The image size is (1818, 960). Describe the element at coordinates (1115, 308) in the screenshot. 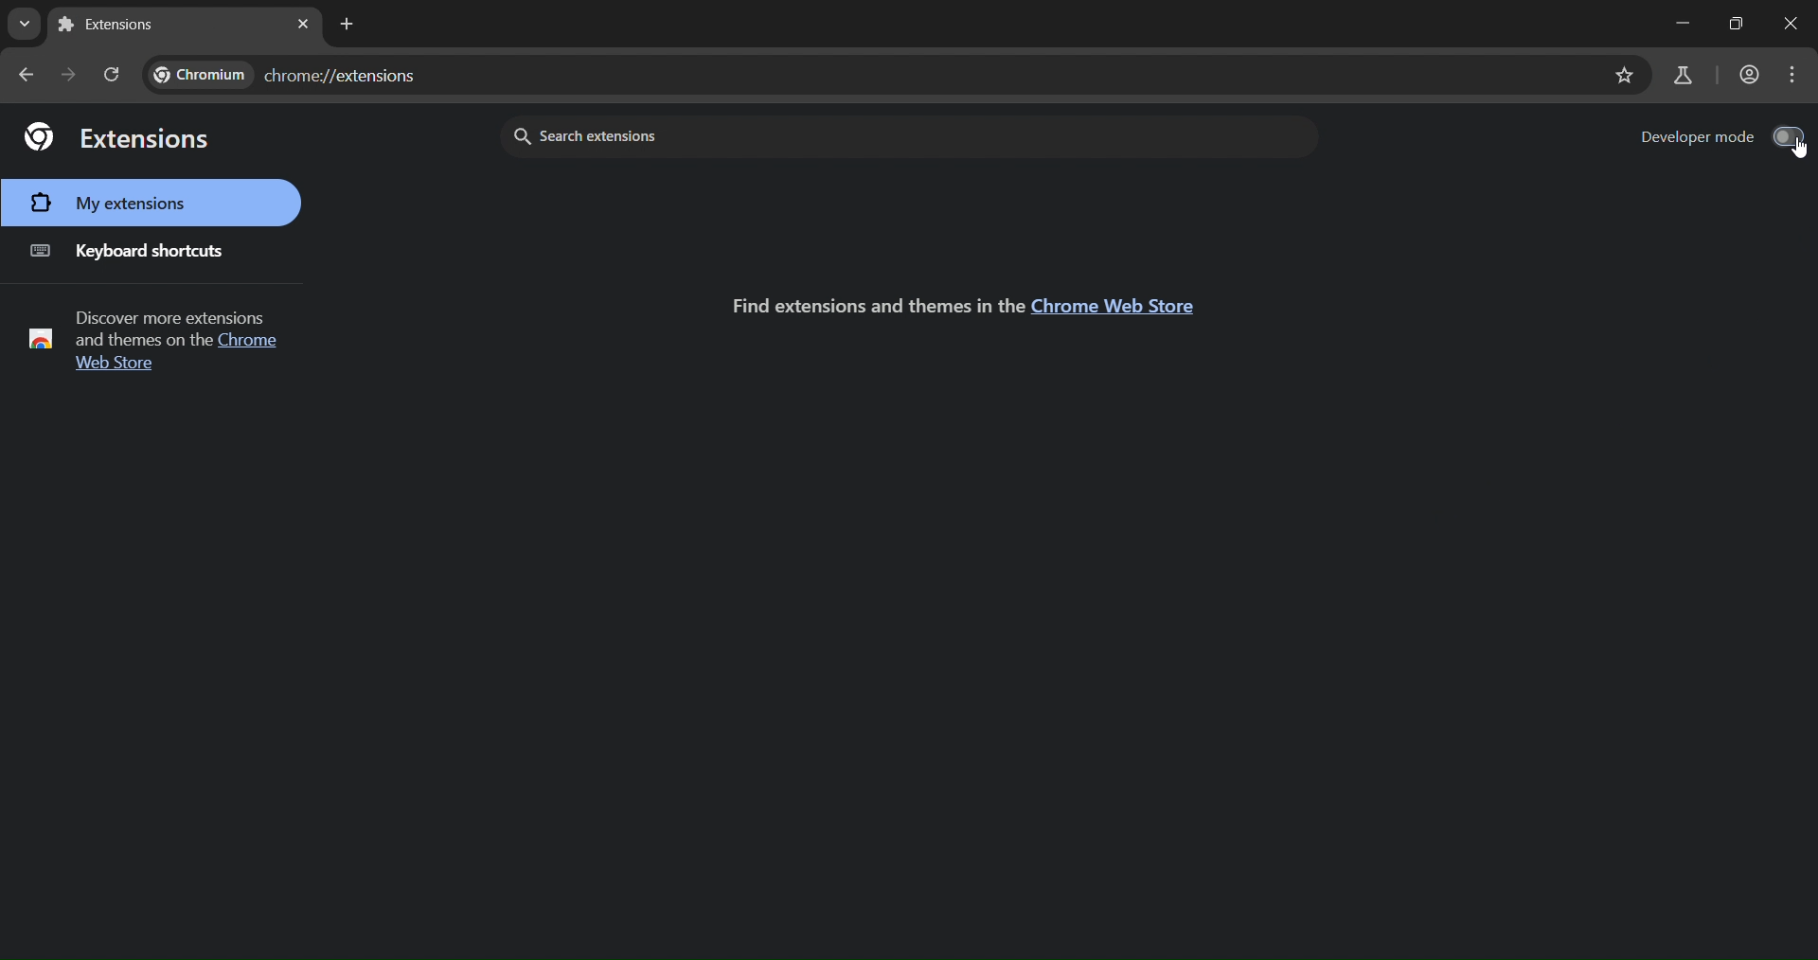

I see ` Chrome Web Store` at that location.